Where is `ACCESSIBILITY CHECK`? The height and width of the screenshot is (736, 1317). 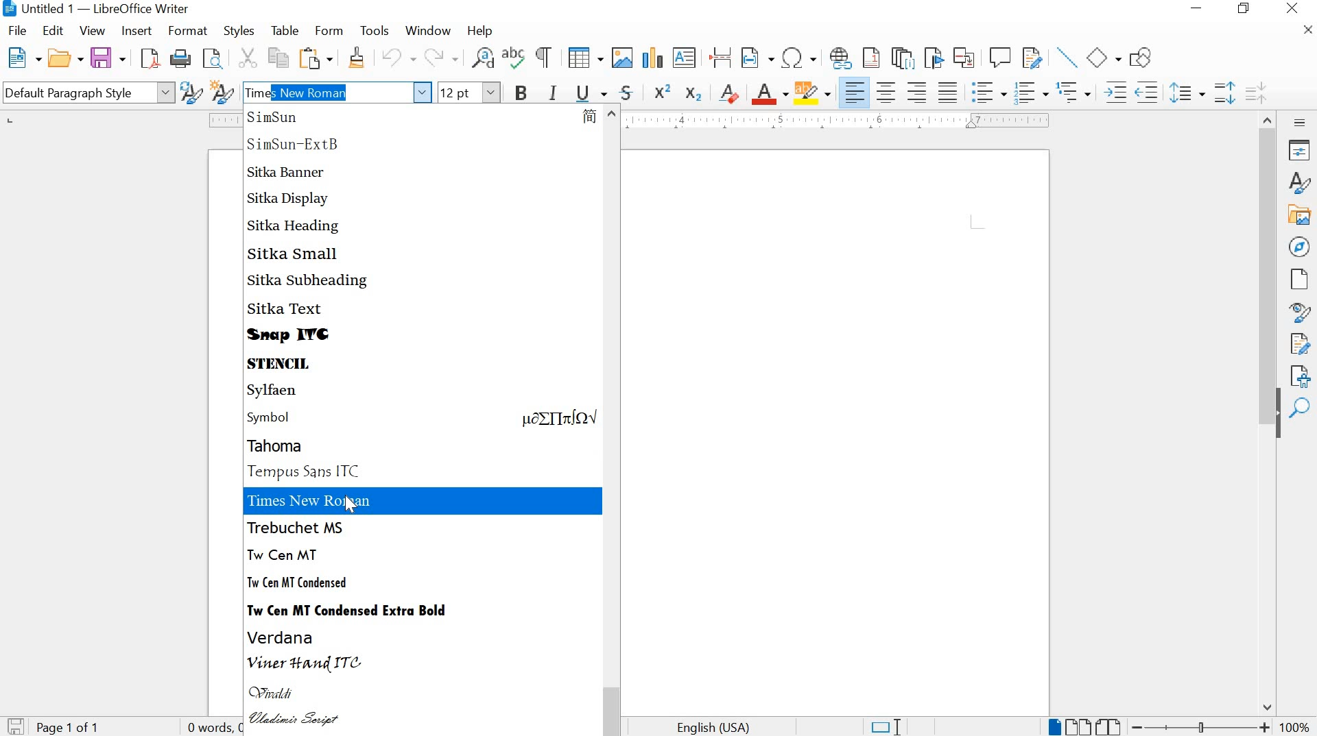
ACCESSIBILITY CHECK is located at coordinates (1301, 374).